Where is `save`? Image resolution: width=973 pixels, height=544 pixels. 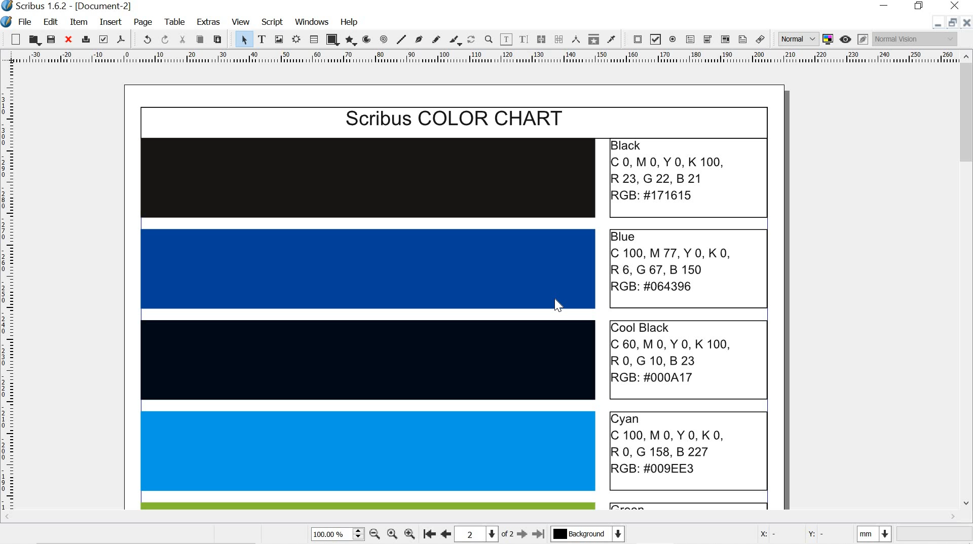 save is located at coordinates (53, 40).